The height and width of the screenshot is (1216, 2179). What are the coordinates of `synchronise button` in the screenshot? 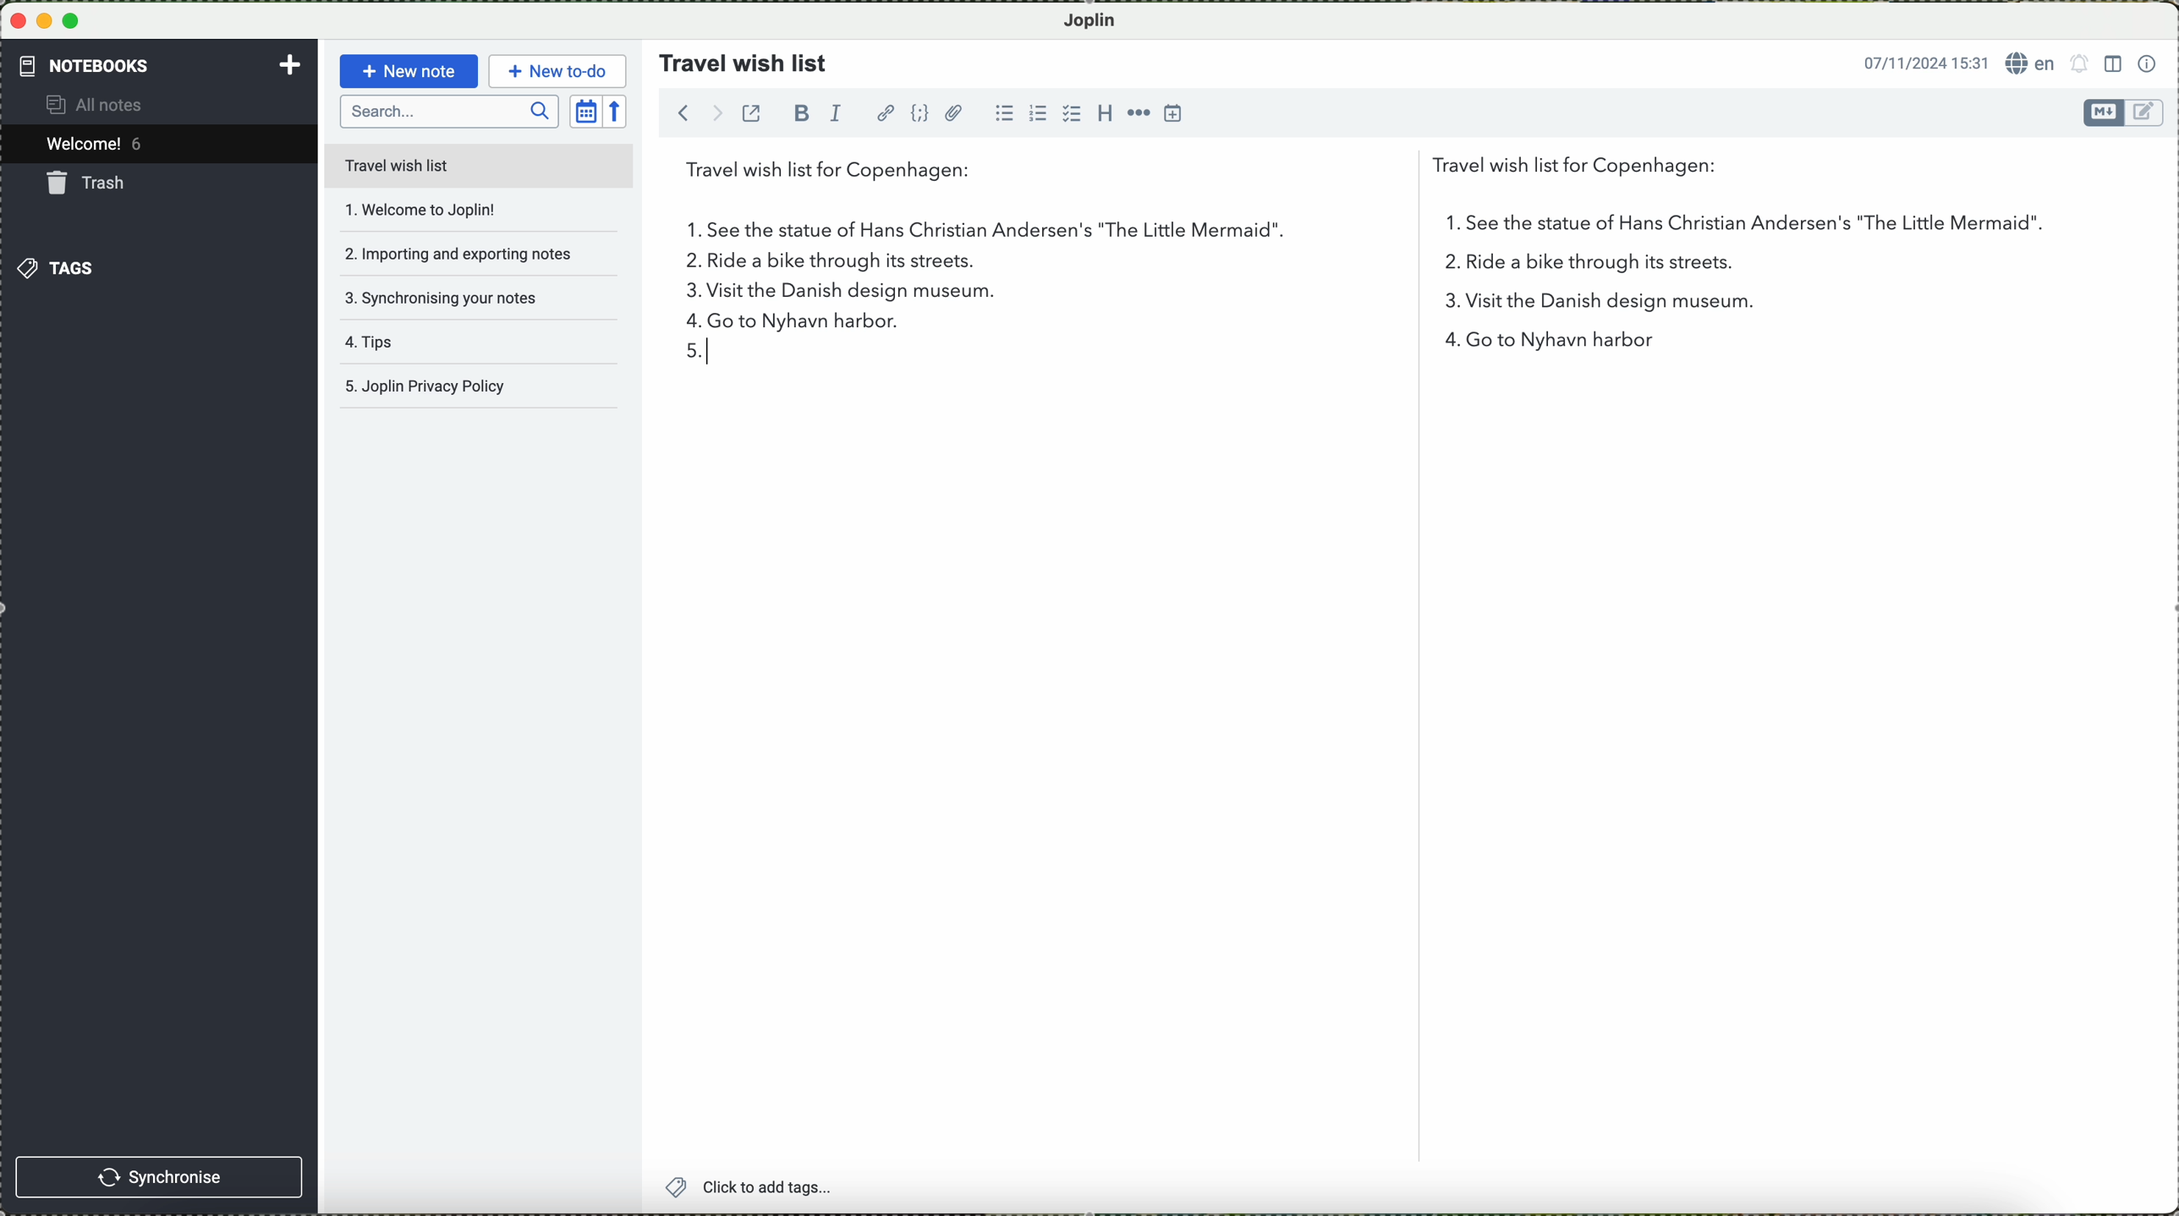 It's located at (162, 1176).